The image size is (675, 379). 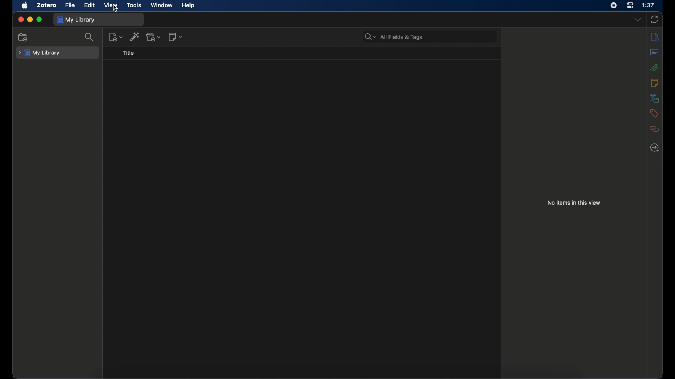 What do you see at coordinates (91, 39) in the screenshot?
I see `search` at bounding box center [91, 39].